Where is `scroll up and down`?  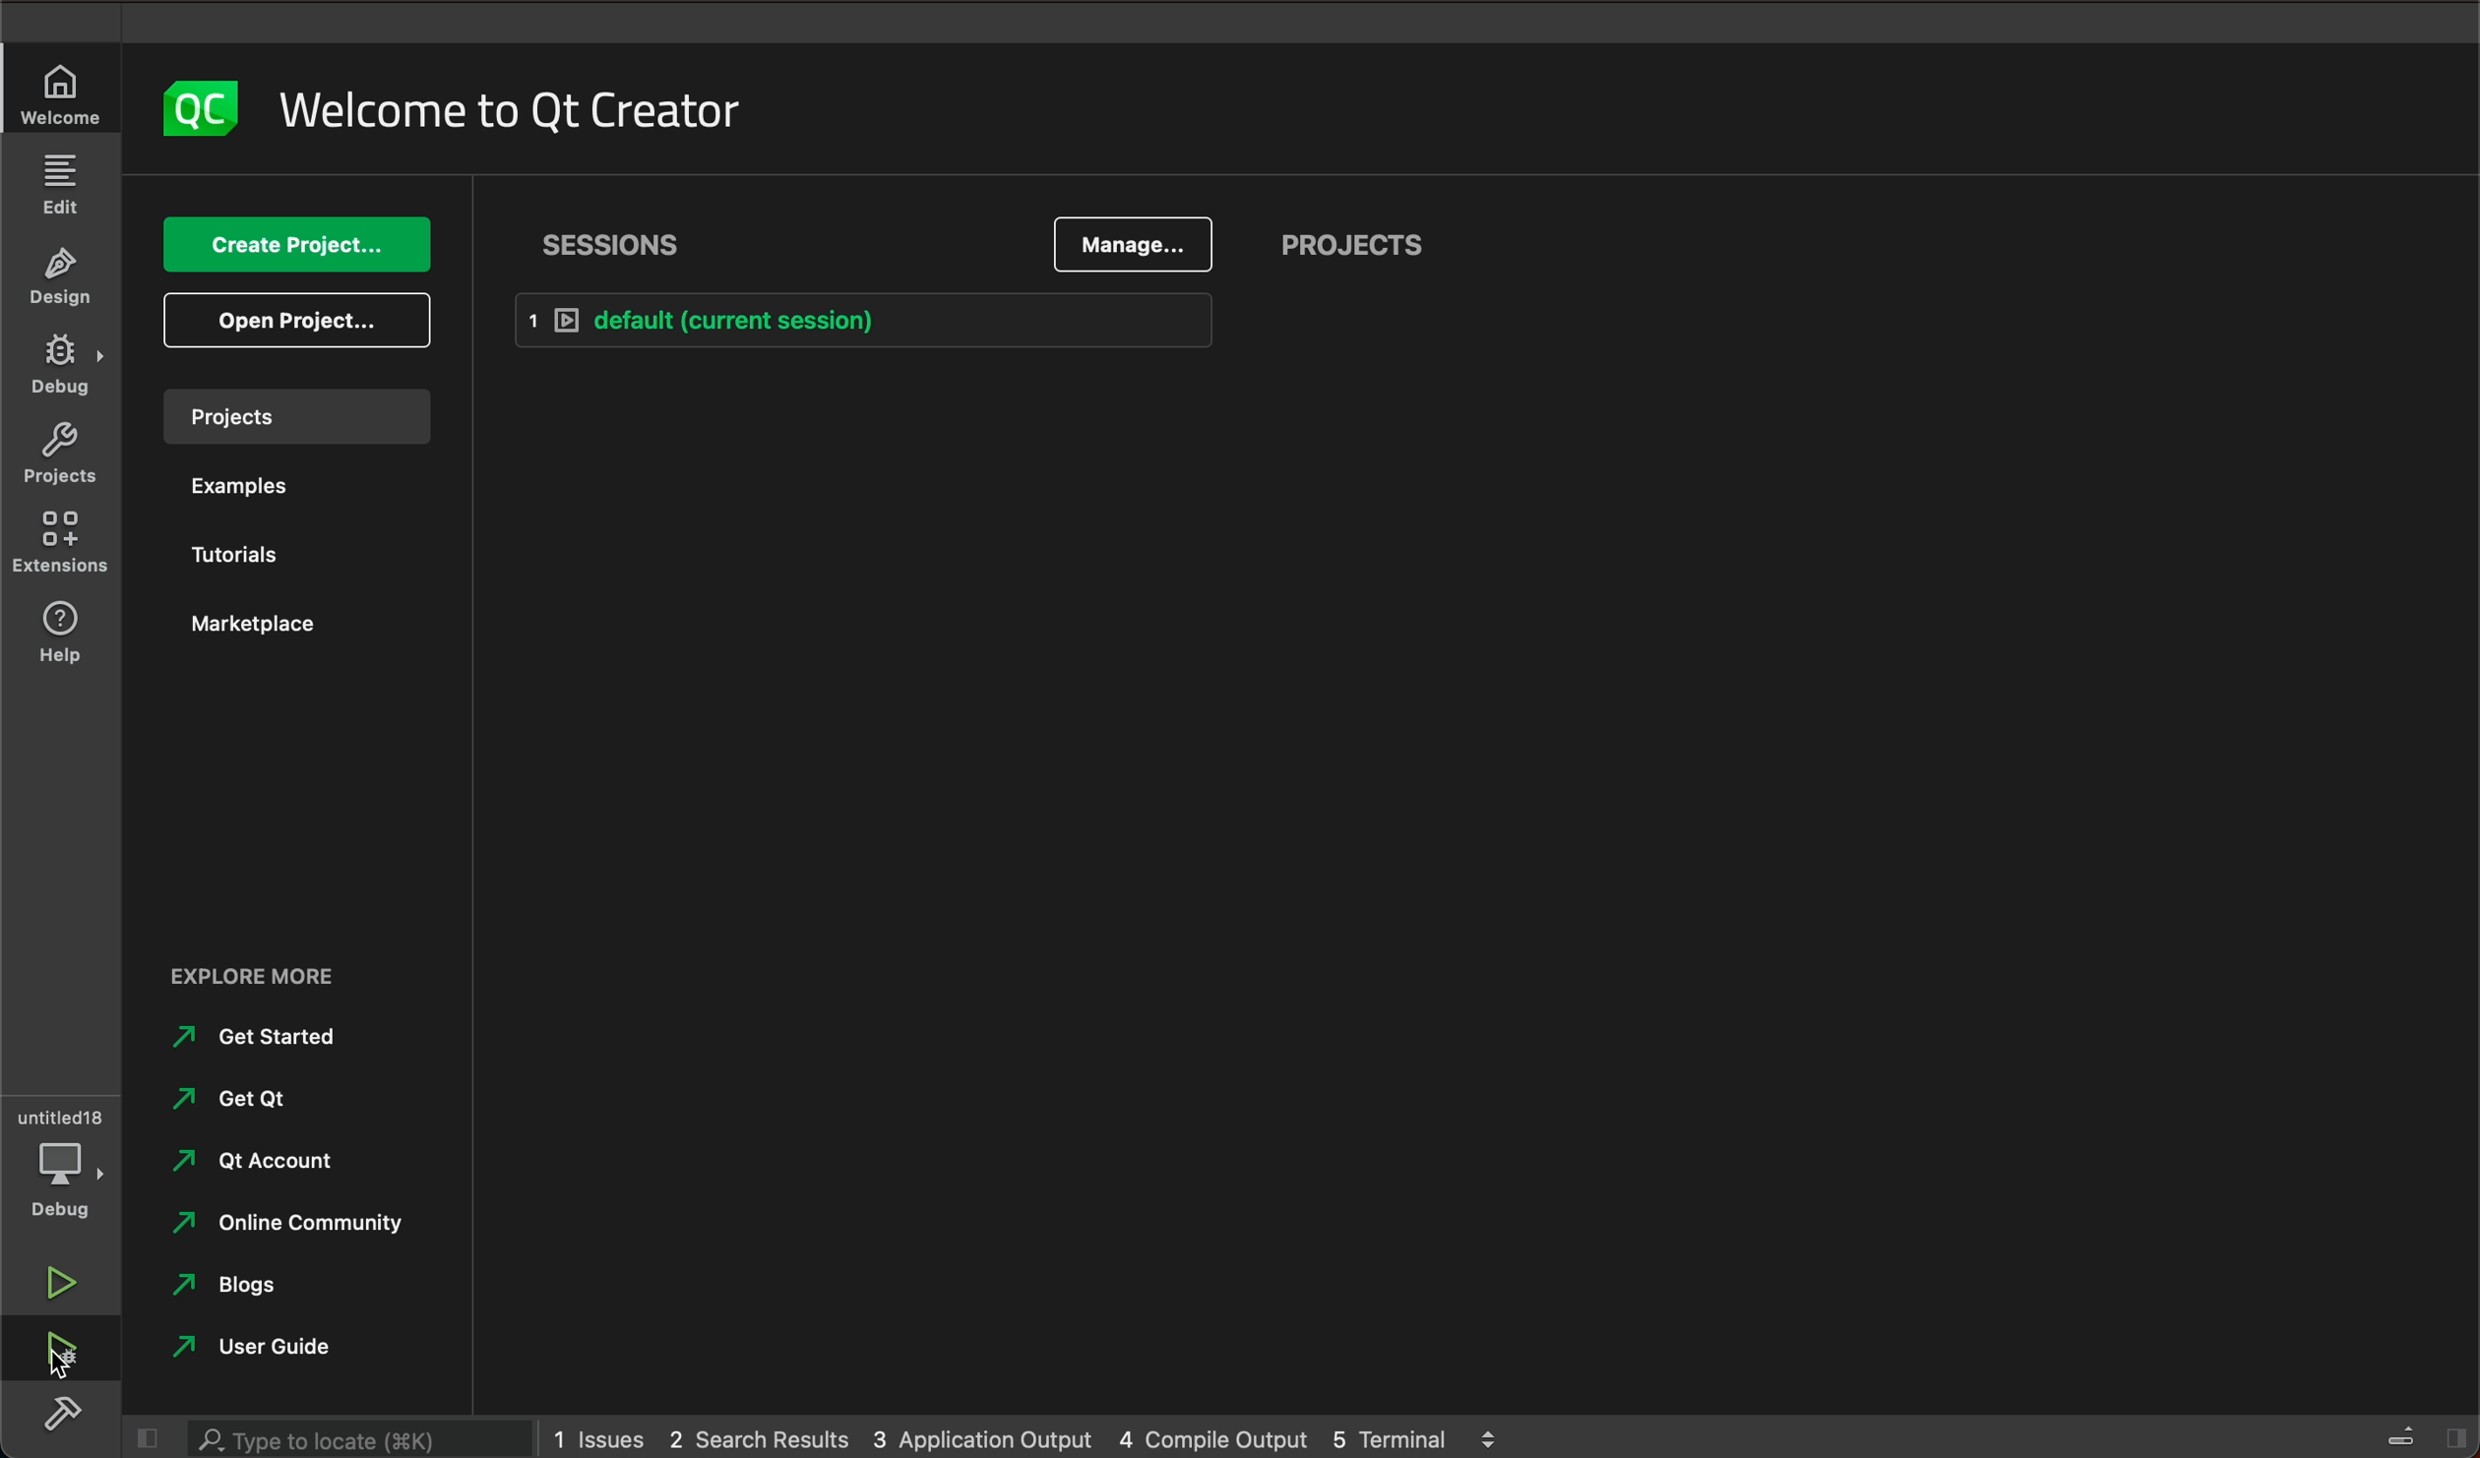
scroll up and down is located at coordinates (1495, 1438).